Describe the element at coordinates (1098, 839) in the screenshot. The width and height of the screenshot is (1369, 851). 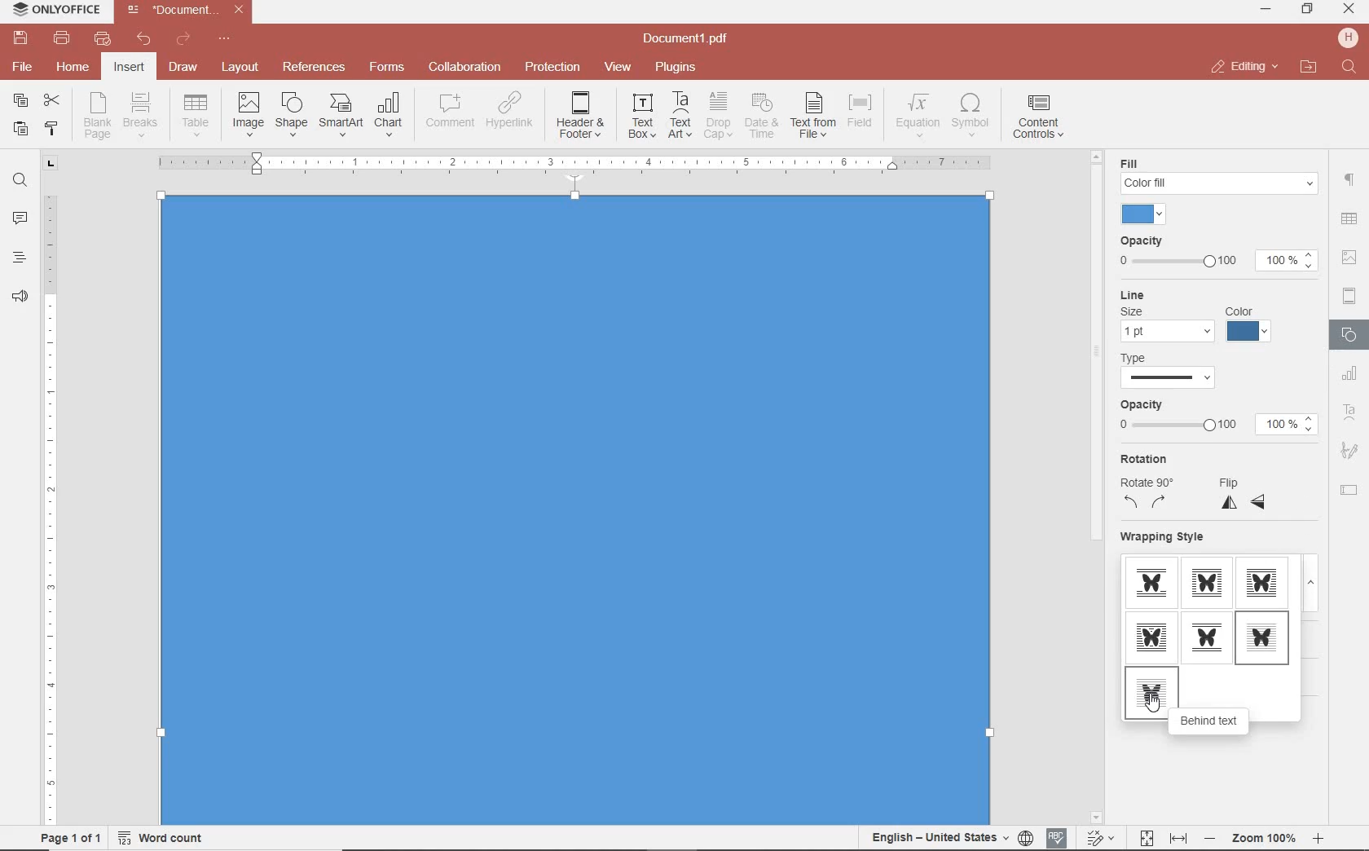
I see `track change` at that location.